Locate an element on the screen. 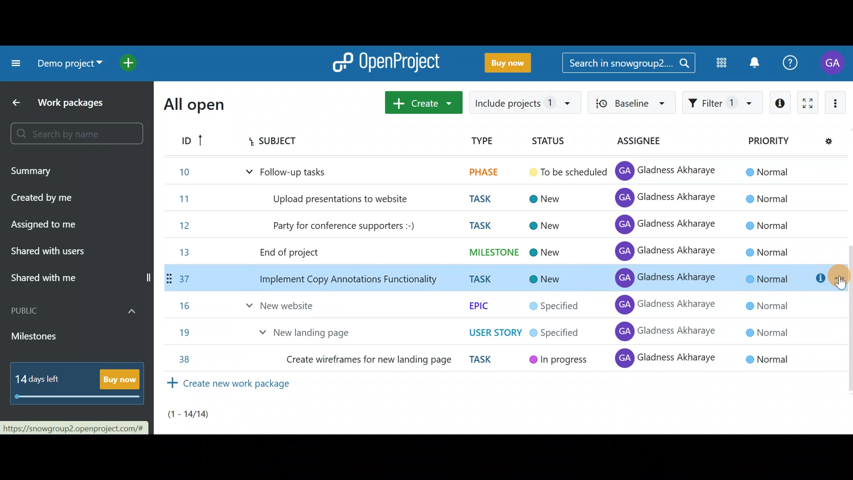  Subject is located at coordinates (283, 142).